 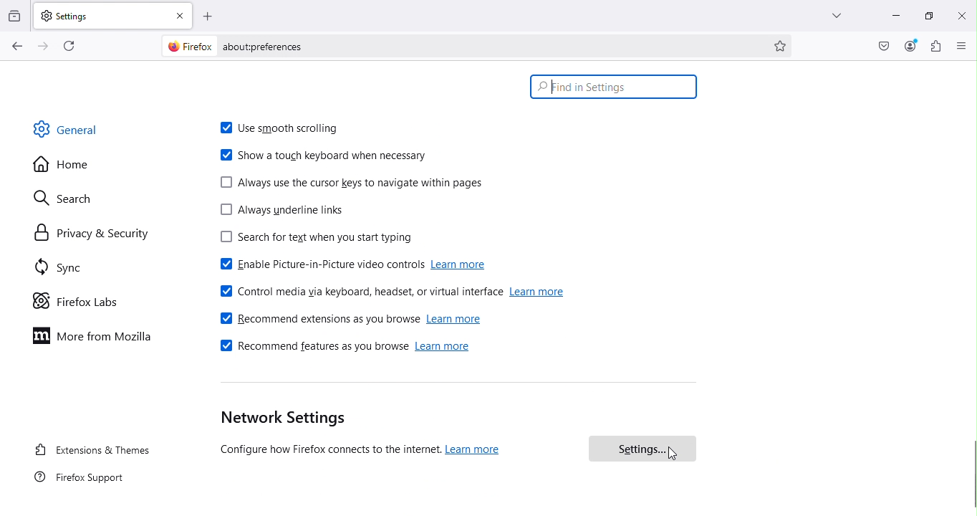 What do you see at coordinates (971, 63) in the screenshot?
I see `move up` at bounding box center [971, 63].